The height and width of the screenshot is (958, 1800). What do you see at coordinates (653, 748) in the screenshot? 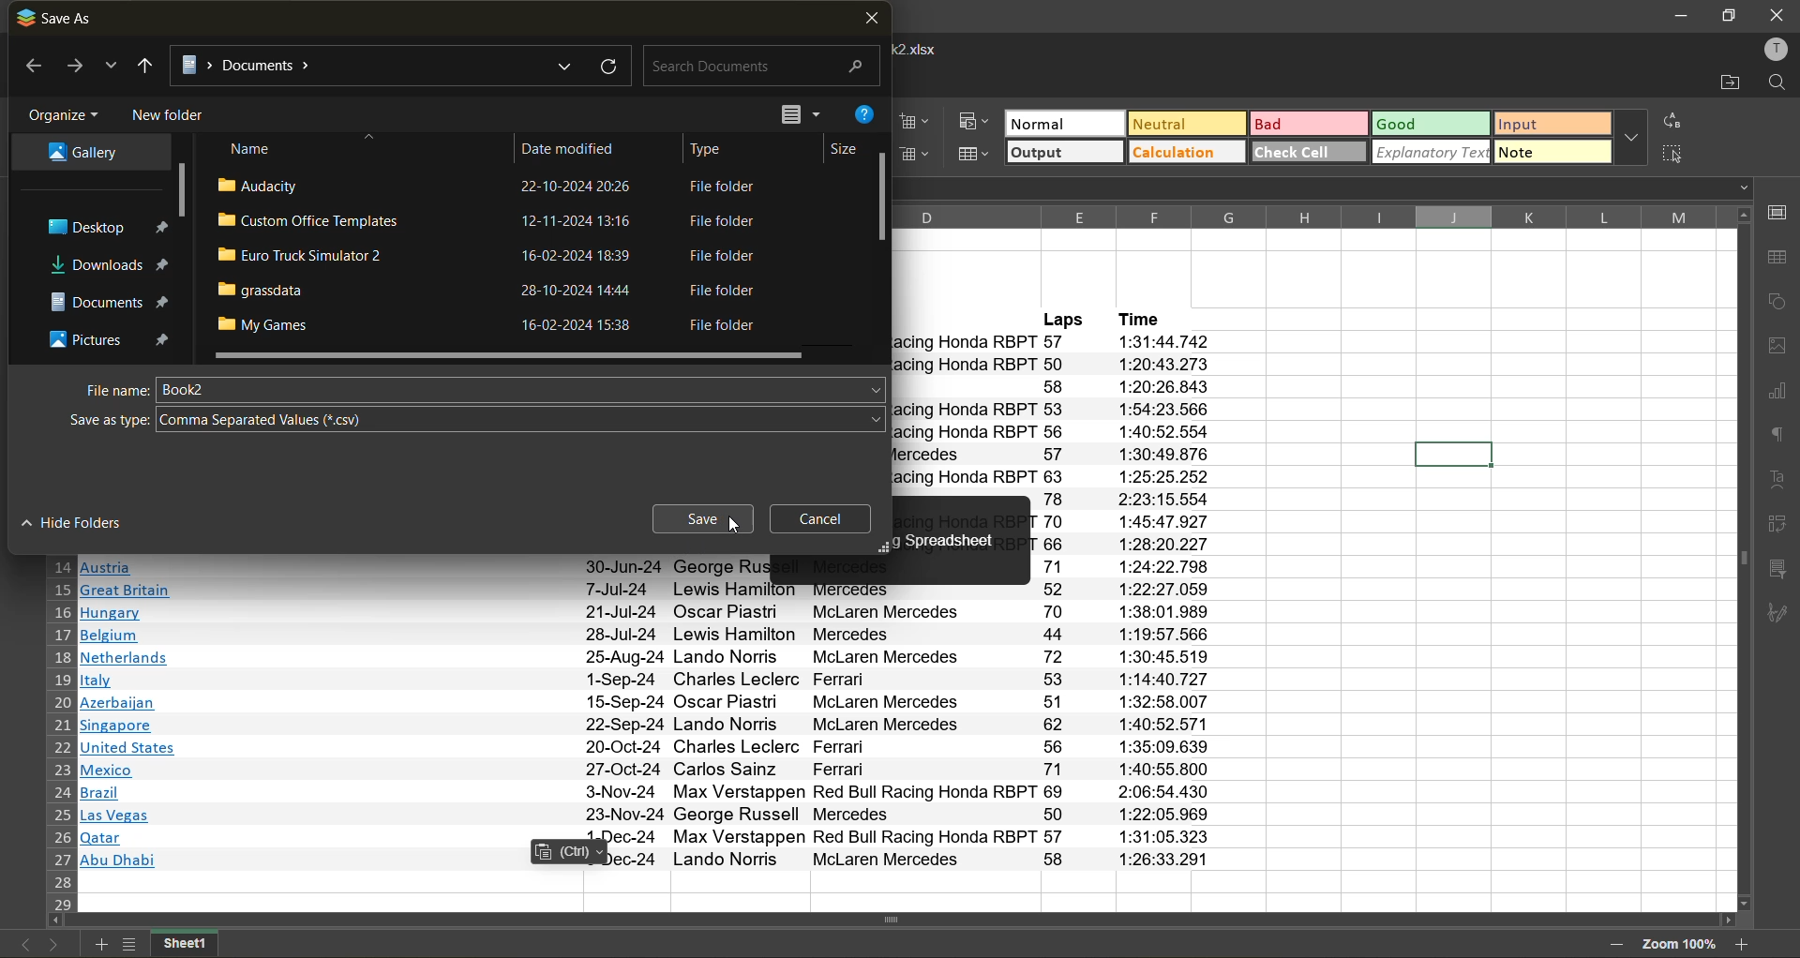
I see `text info` at bounding box center [653, 748].